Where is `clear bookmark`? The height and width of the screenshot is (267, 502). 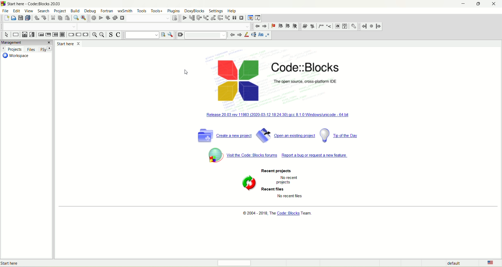 clear bookmark is located at coordinates (295, 26).